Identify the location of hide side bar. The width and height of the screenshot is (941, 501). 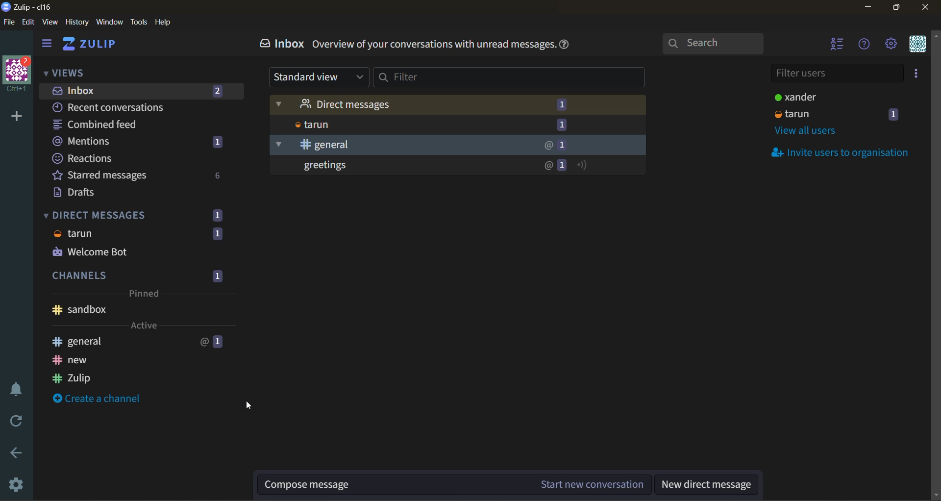
(50, 45).